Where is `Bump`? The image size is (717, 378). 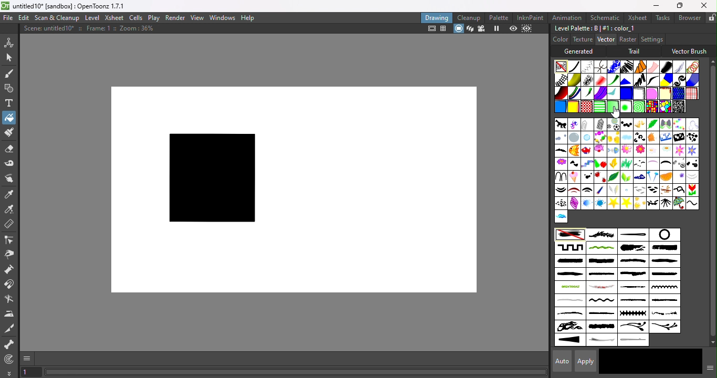 Bump is located at coordinates (574, 80).